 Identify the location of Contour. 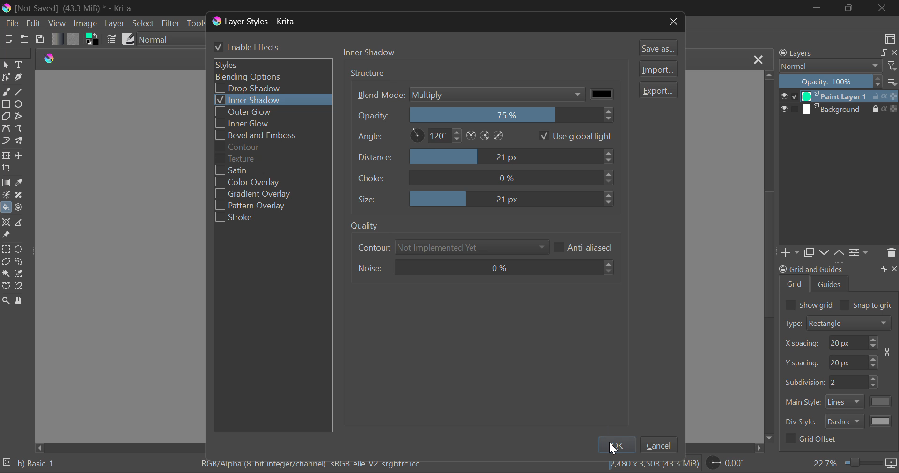
(270, 147).